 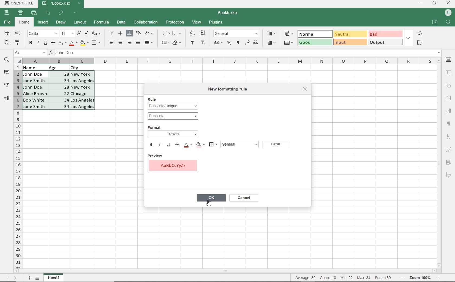 What do you see at coordinates (79, 33) in the screenshot?
I see `INCREMENT FONT SIZE` at bounding box center [79, 33].